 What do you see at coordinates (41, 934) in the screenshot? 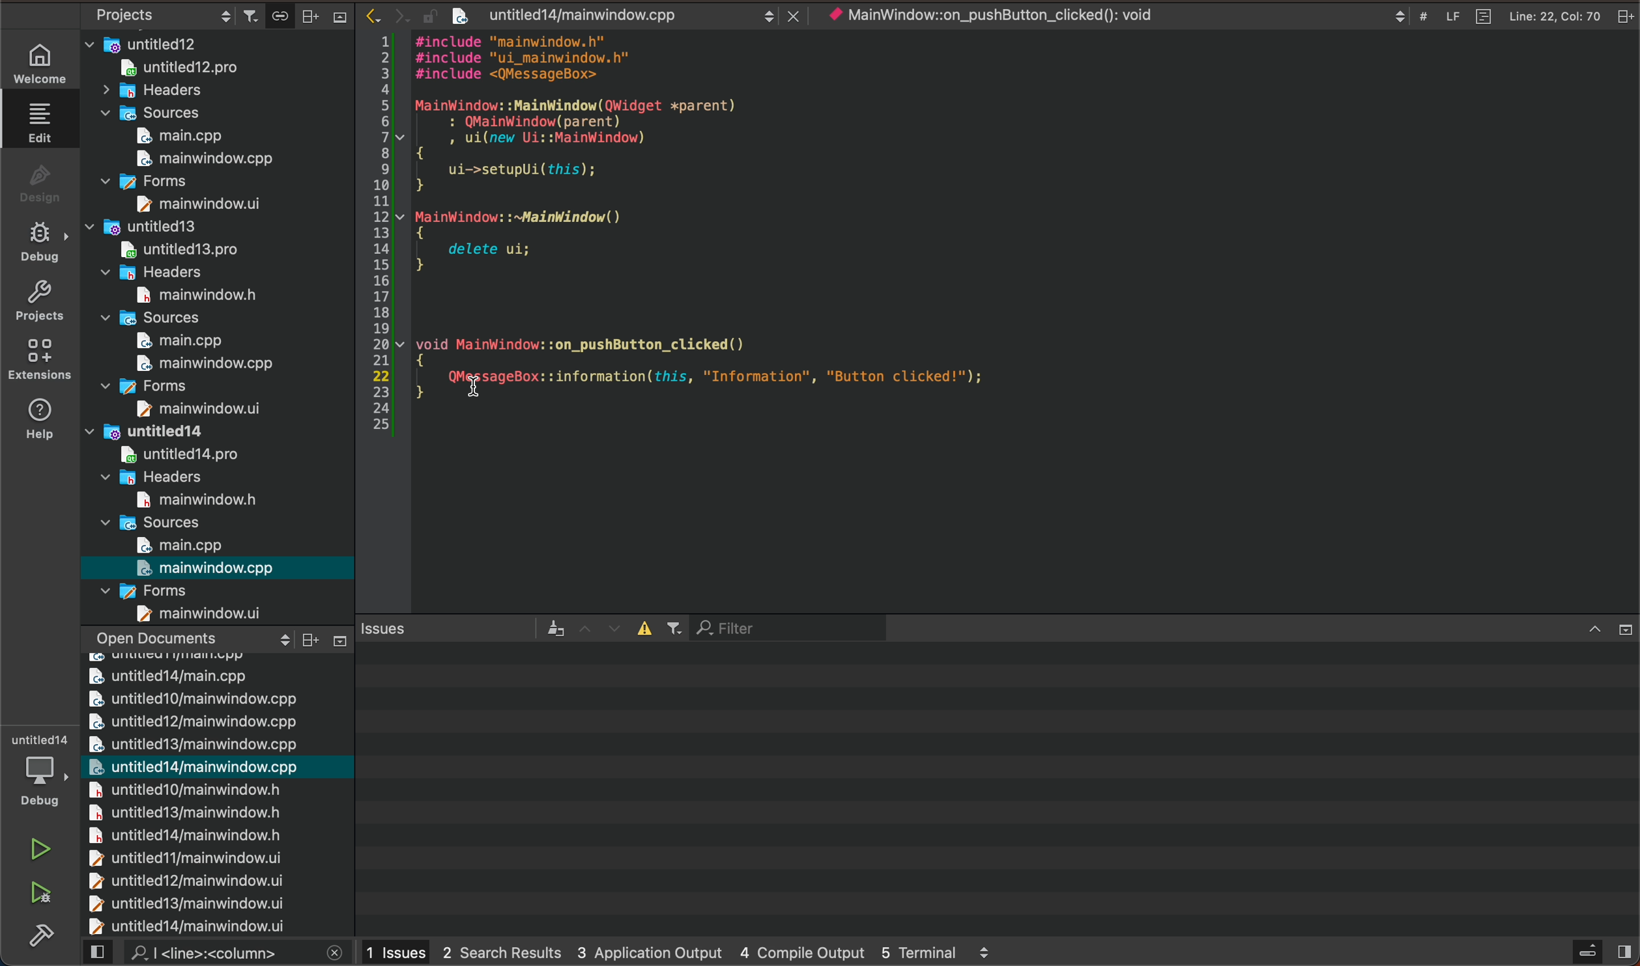
I see `` at bounding box center [41, 934].